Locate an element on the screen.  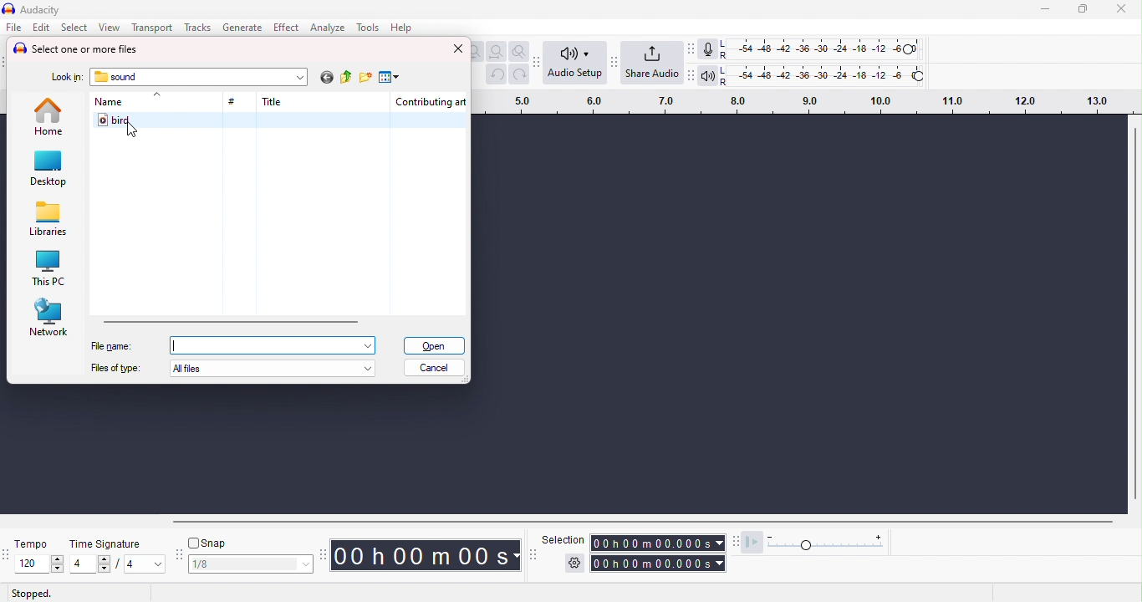
select snap is located at coordinates (252, 564).